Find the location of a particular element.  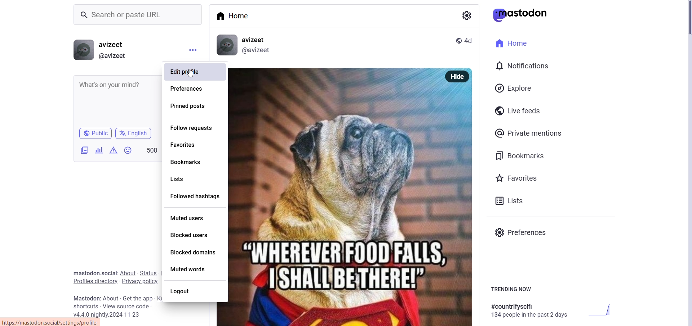

shortcut is located at coordinates (85, 306).